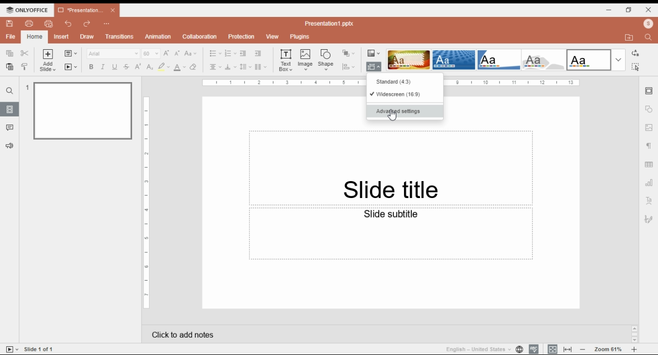  What do you see at coordinates (272, 37) in the screenshot?
I see `view` at bounding box center [272, 37].